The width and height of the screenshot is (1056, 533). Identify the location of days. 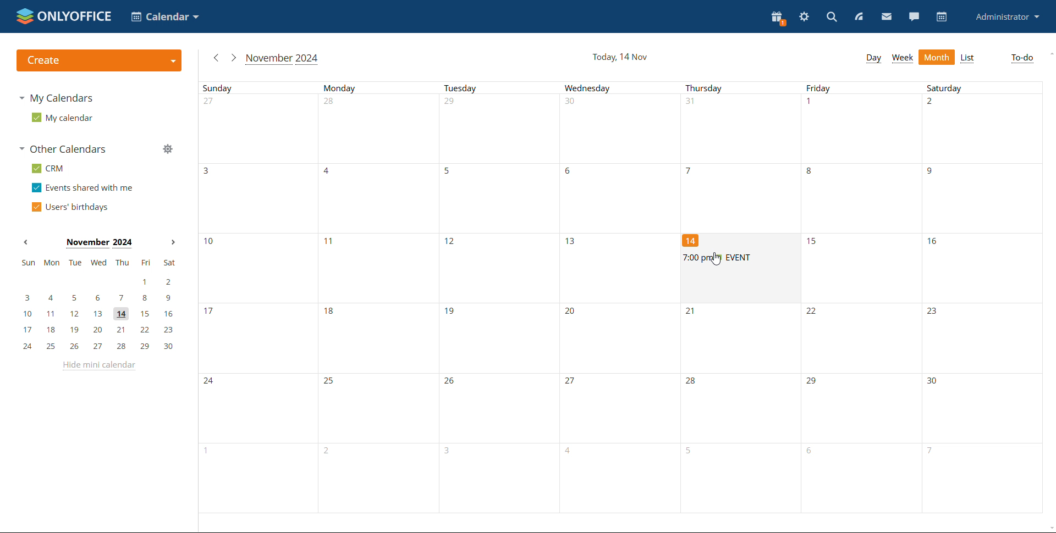
(620, 88).